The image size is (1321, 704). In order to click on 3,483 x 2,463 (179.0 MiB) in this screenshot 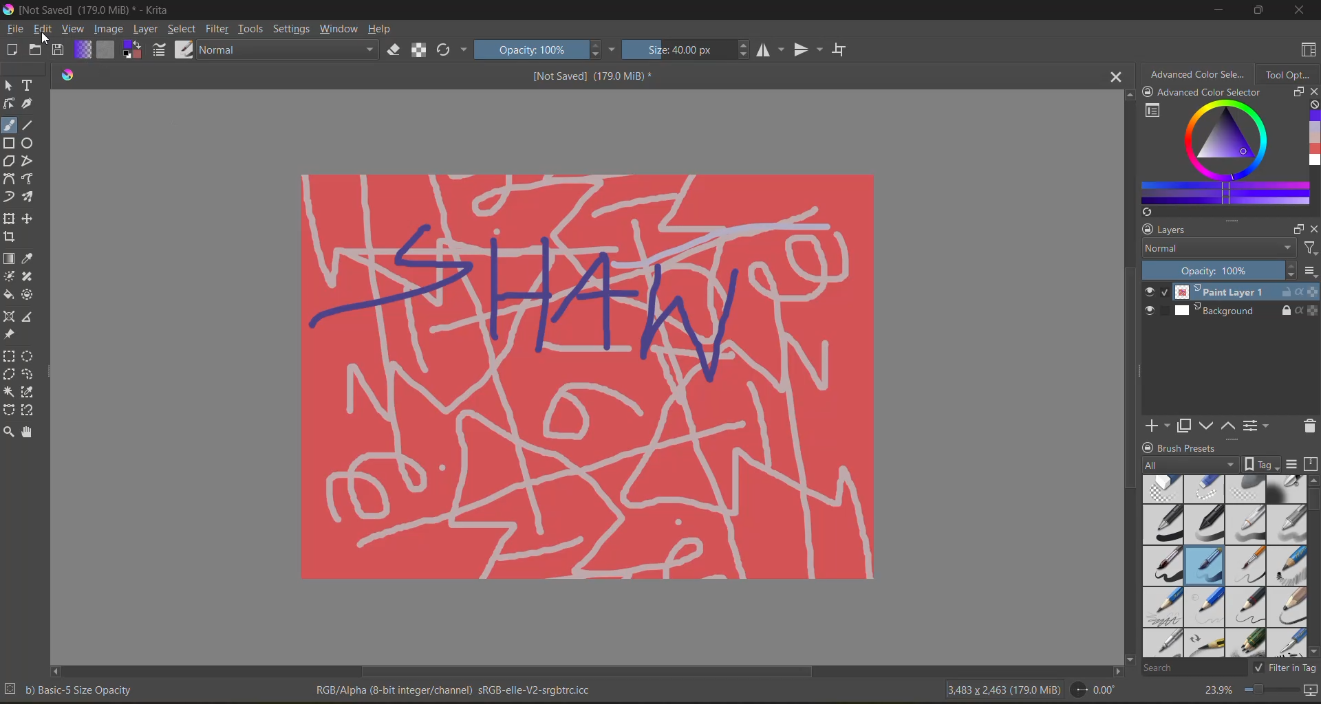, I will do `click(1003, 689)`.